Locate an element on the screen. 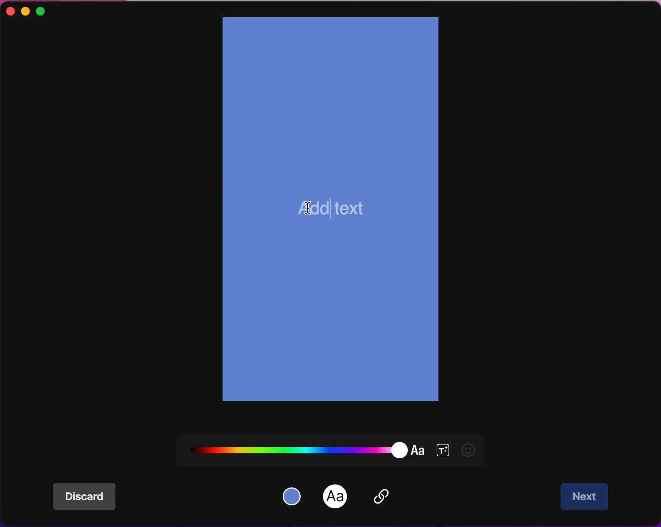 Image resolution: width=661 pixels, height=527 pixels. font is located at coordinates (336, 497).